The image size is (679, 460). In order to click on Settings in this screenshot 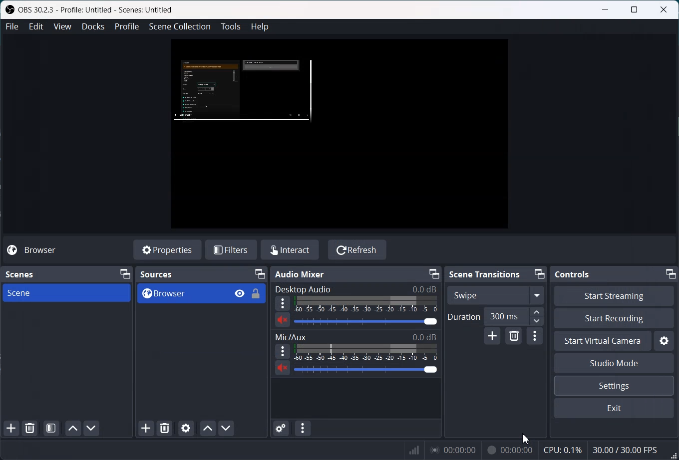, I will do `click(664, 341)`.